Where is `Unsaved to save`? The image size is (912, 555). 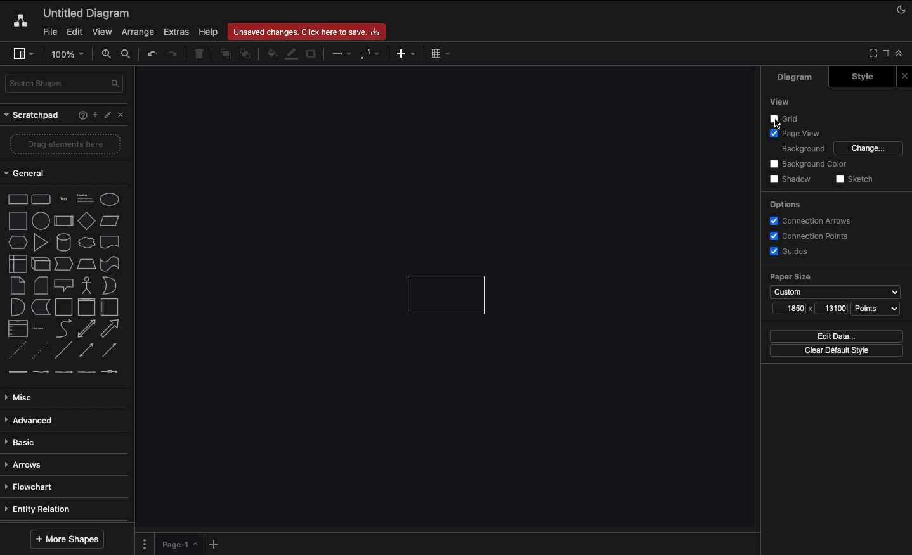 Unsaved to save is located at coordinates (309, 30).